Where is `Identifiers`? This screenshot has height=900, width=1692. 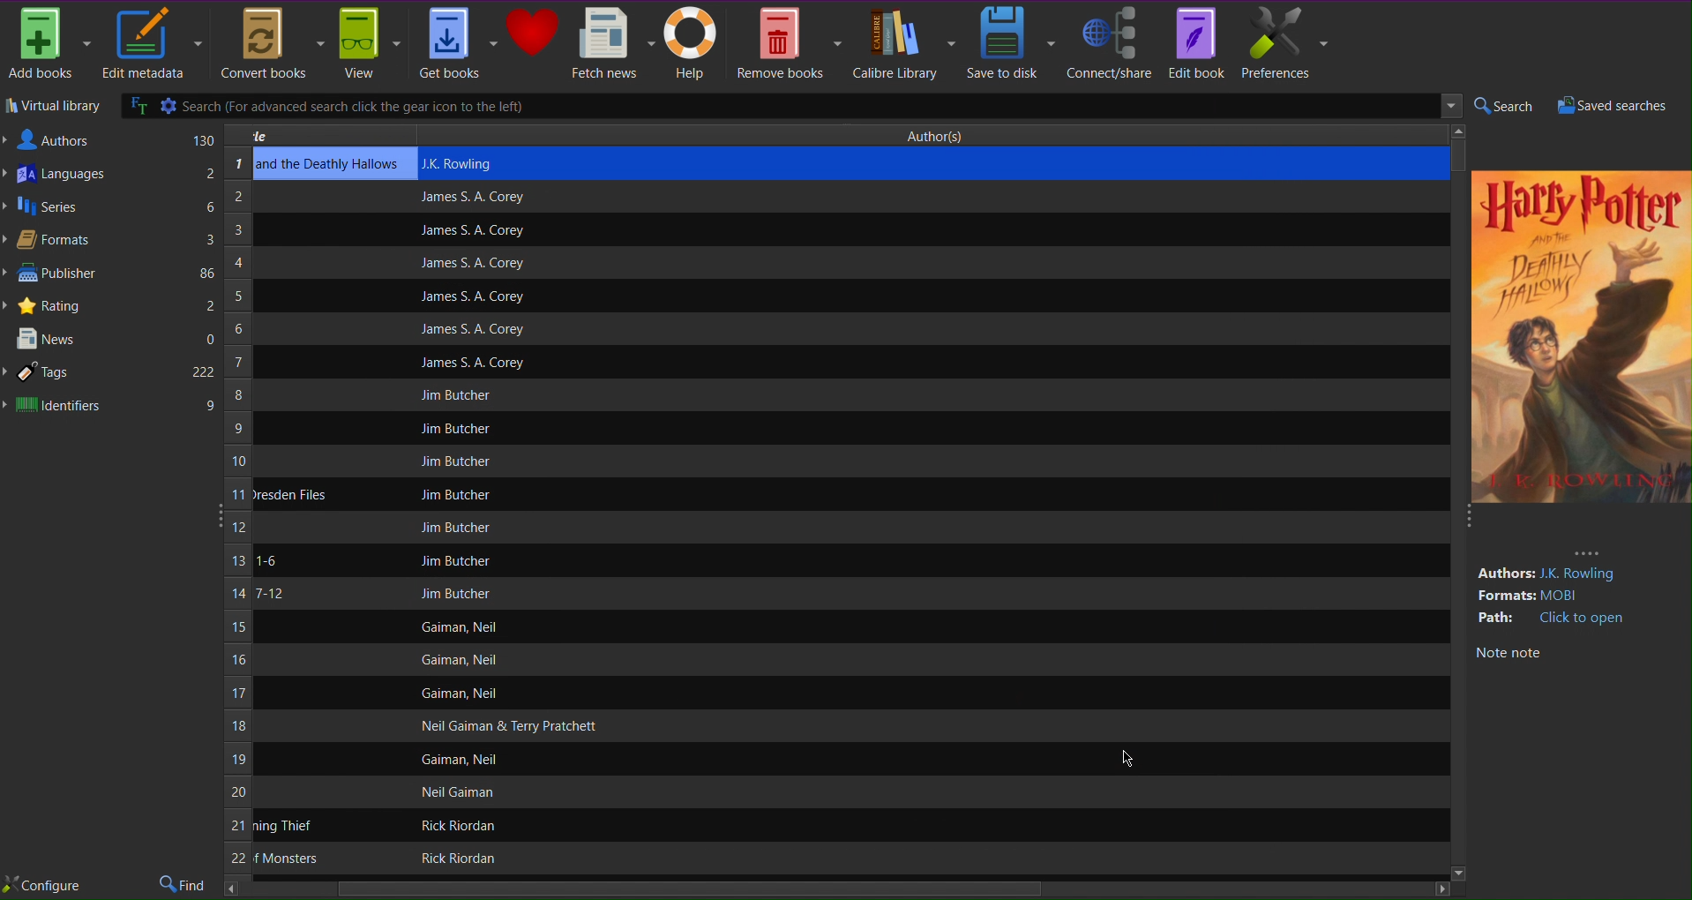 Identifiers is located at coordinates (112, 405).